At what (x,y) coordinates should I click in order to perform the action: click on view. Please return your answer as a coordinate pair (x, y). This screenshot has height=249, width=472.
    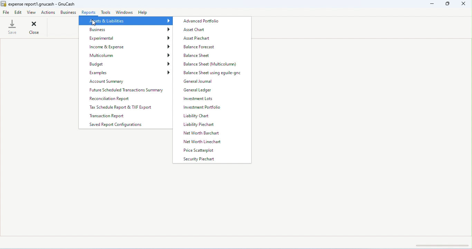
    Looking at the image, I should click on (32, 12).